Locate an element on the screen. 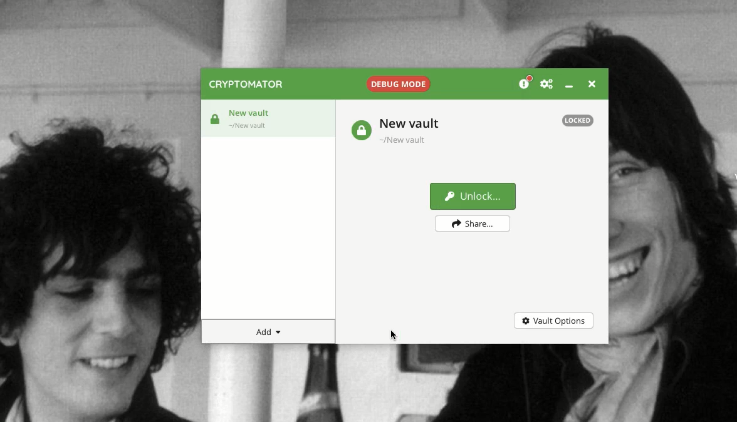  Add menu is located at coordinates (269, 332).